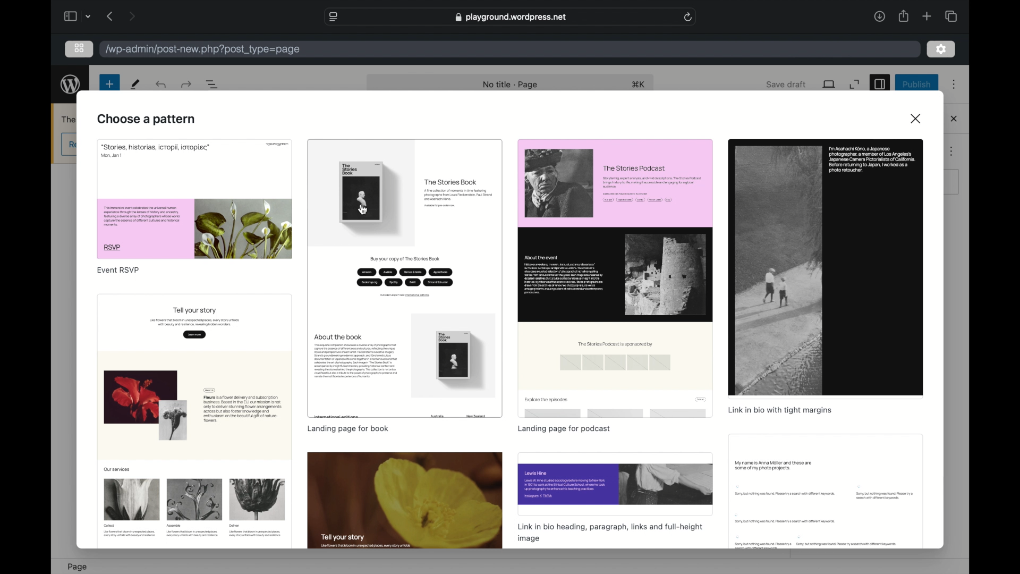  Describe the element at coordinates (927, 17) in the screenshot. I see `new tab` at that location.